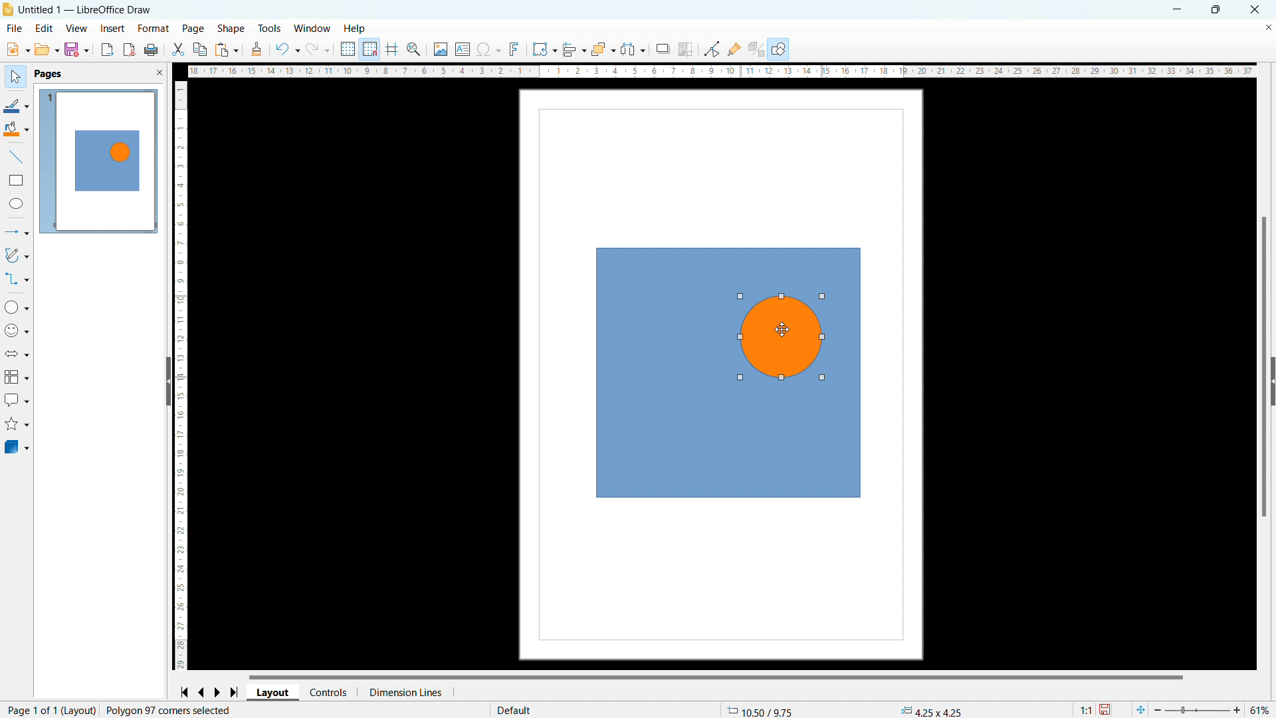 The width and height of the screenshot is (1276, 718). I want to click on close pane, so click(159, 72).